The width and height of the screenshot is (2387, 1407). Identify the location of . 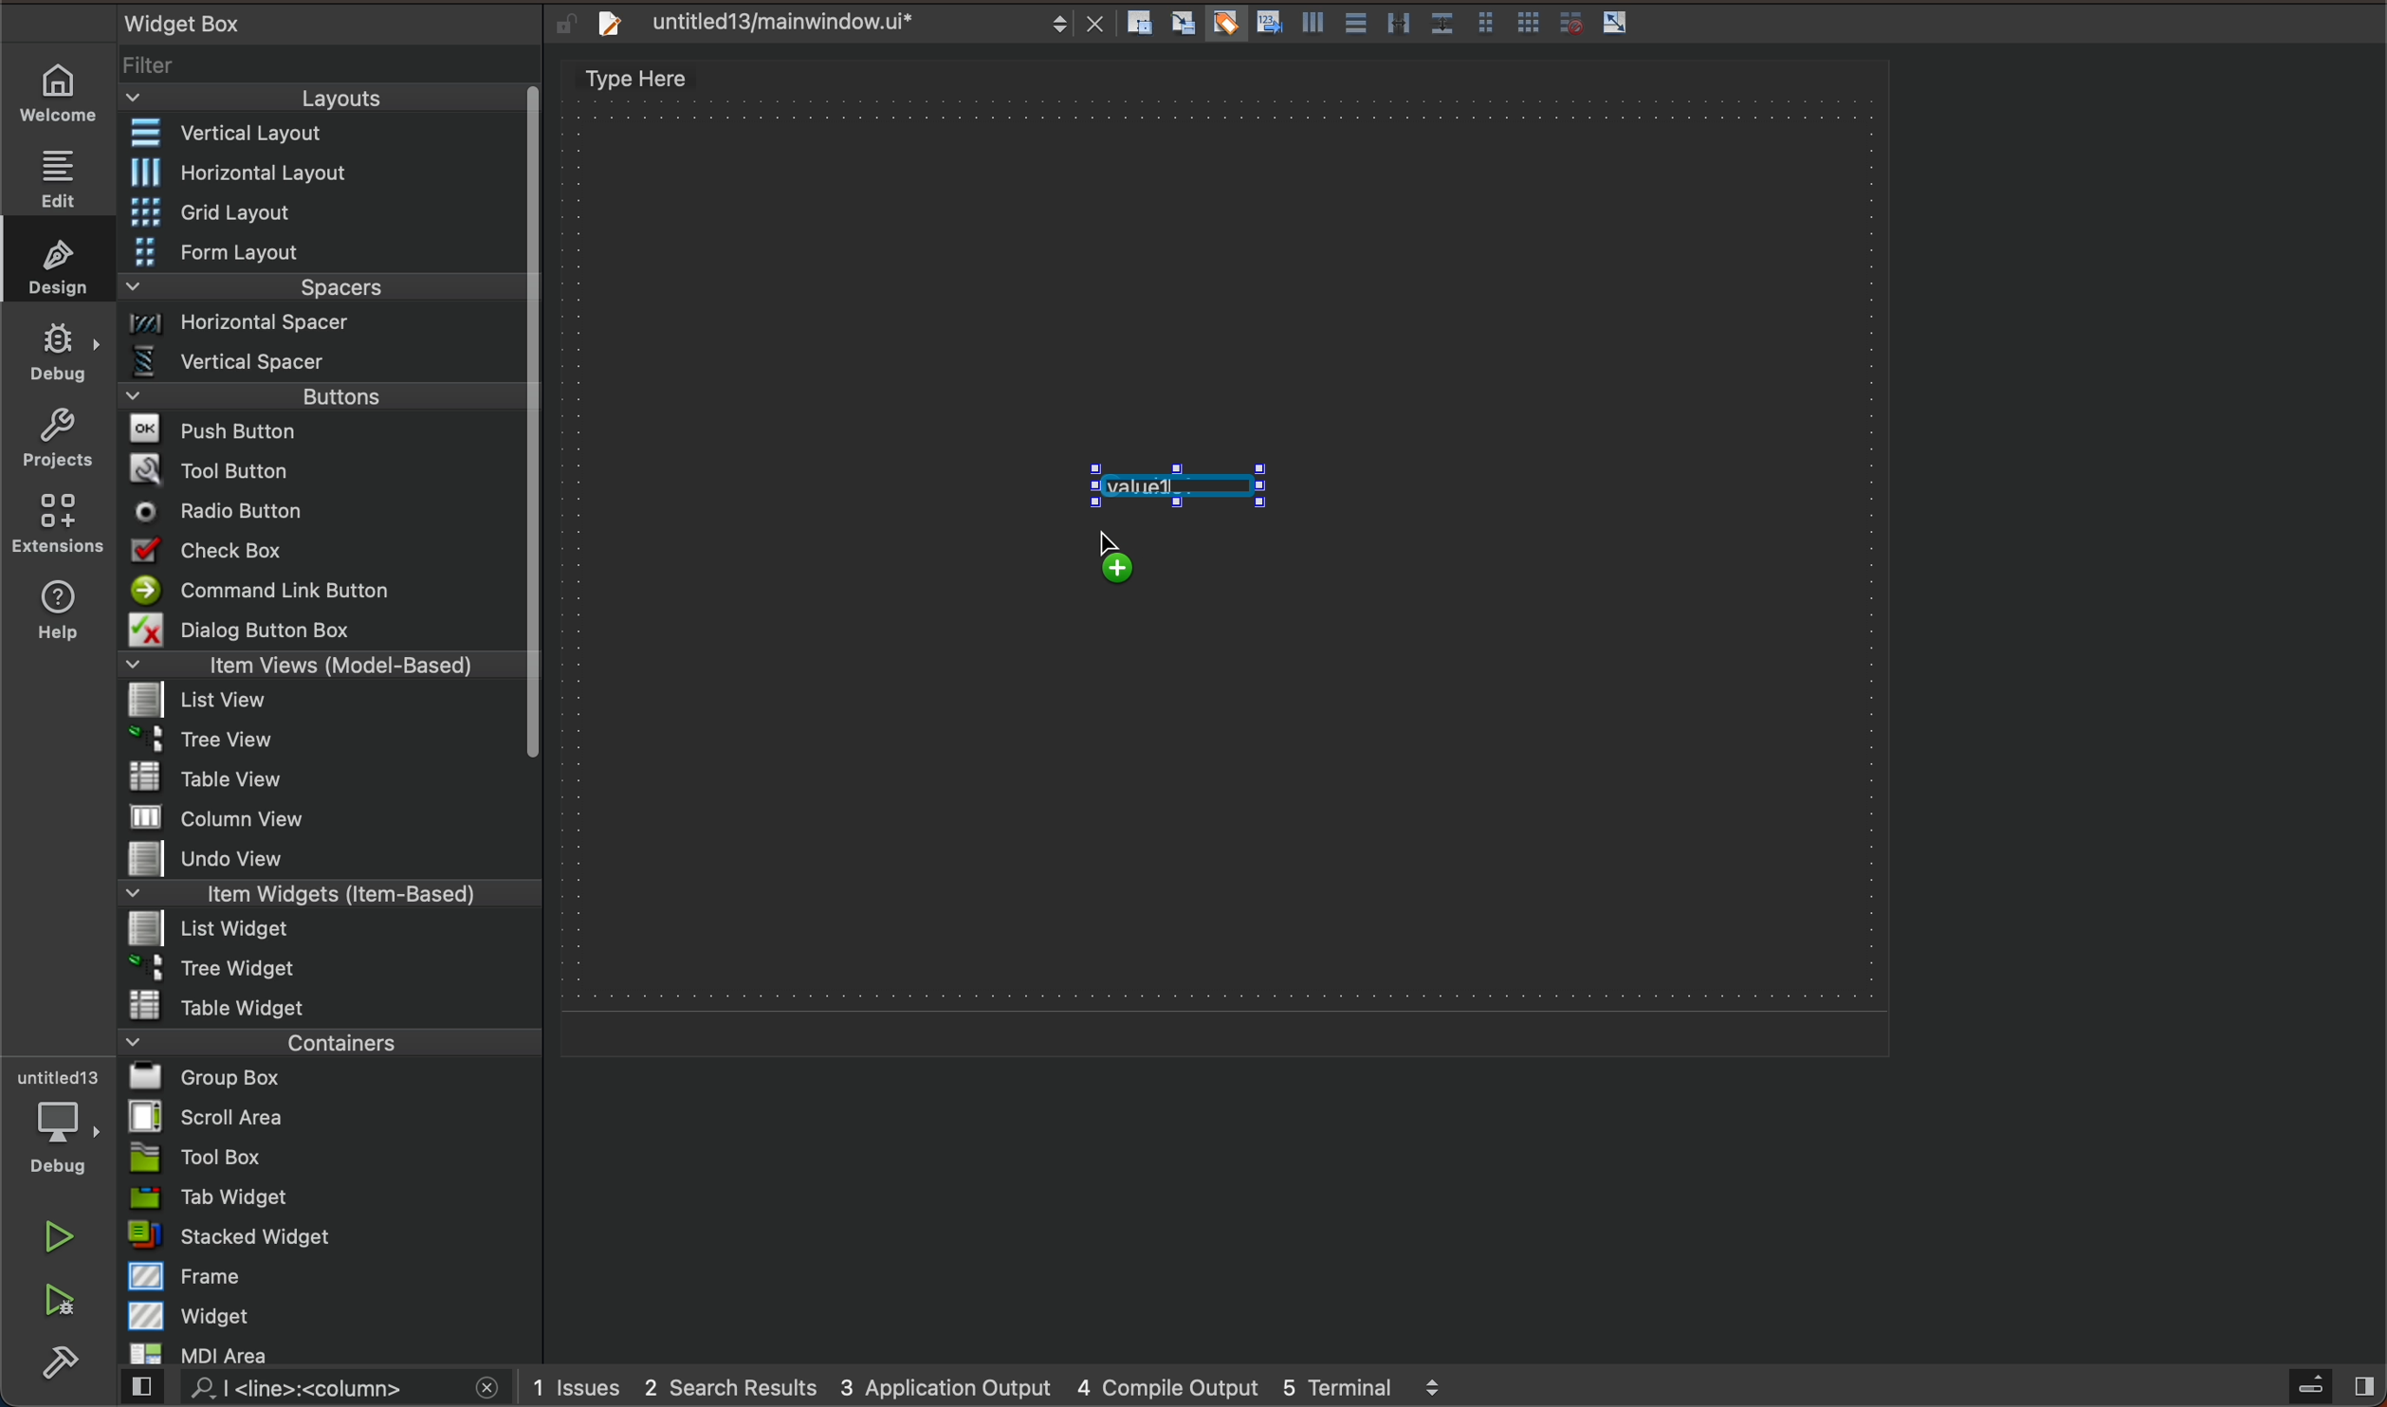
(319, 745).